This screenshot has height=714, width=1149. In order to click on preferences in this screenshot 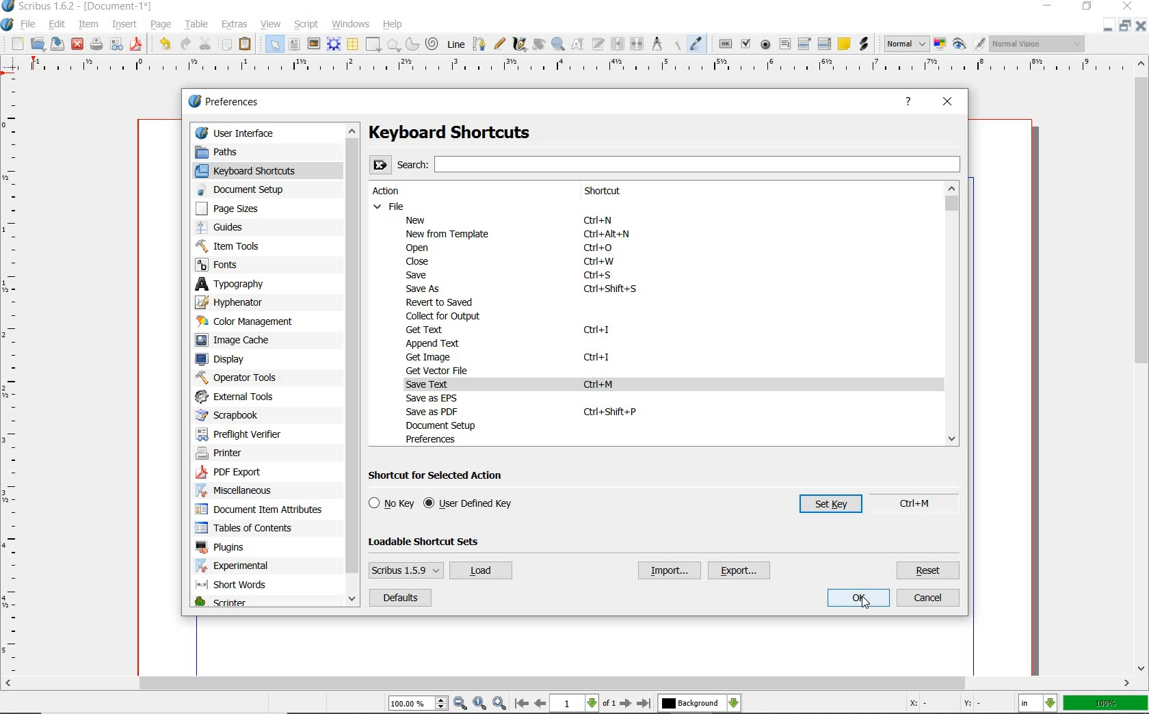, I will do `click(435, 439)`.